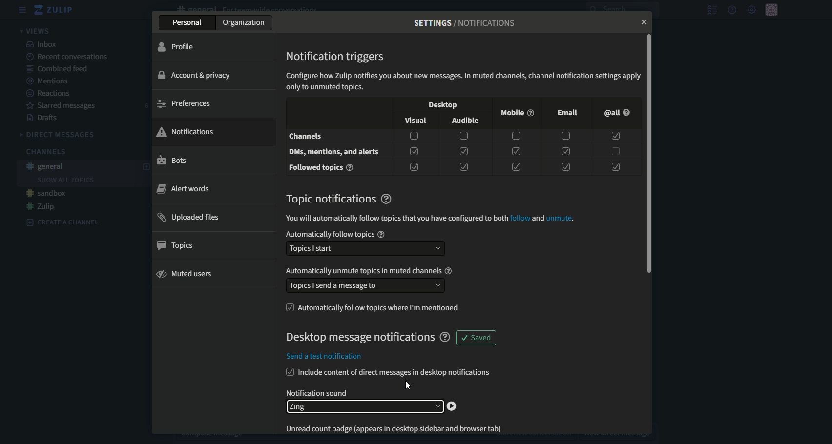 Image resolution: width=832 pixels, height=444 pixels. Describe the element at coordinates (568, 112) in the screenshot. I see `email` at that location.